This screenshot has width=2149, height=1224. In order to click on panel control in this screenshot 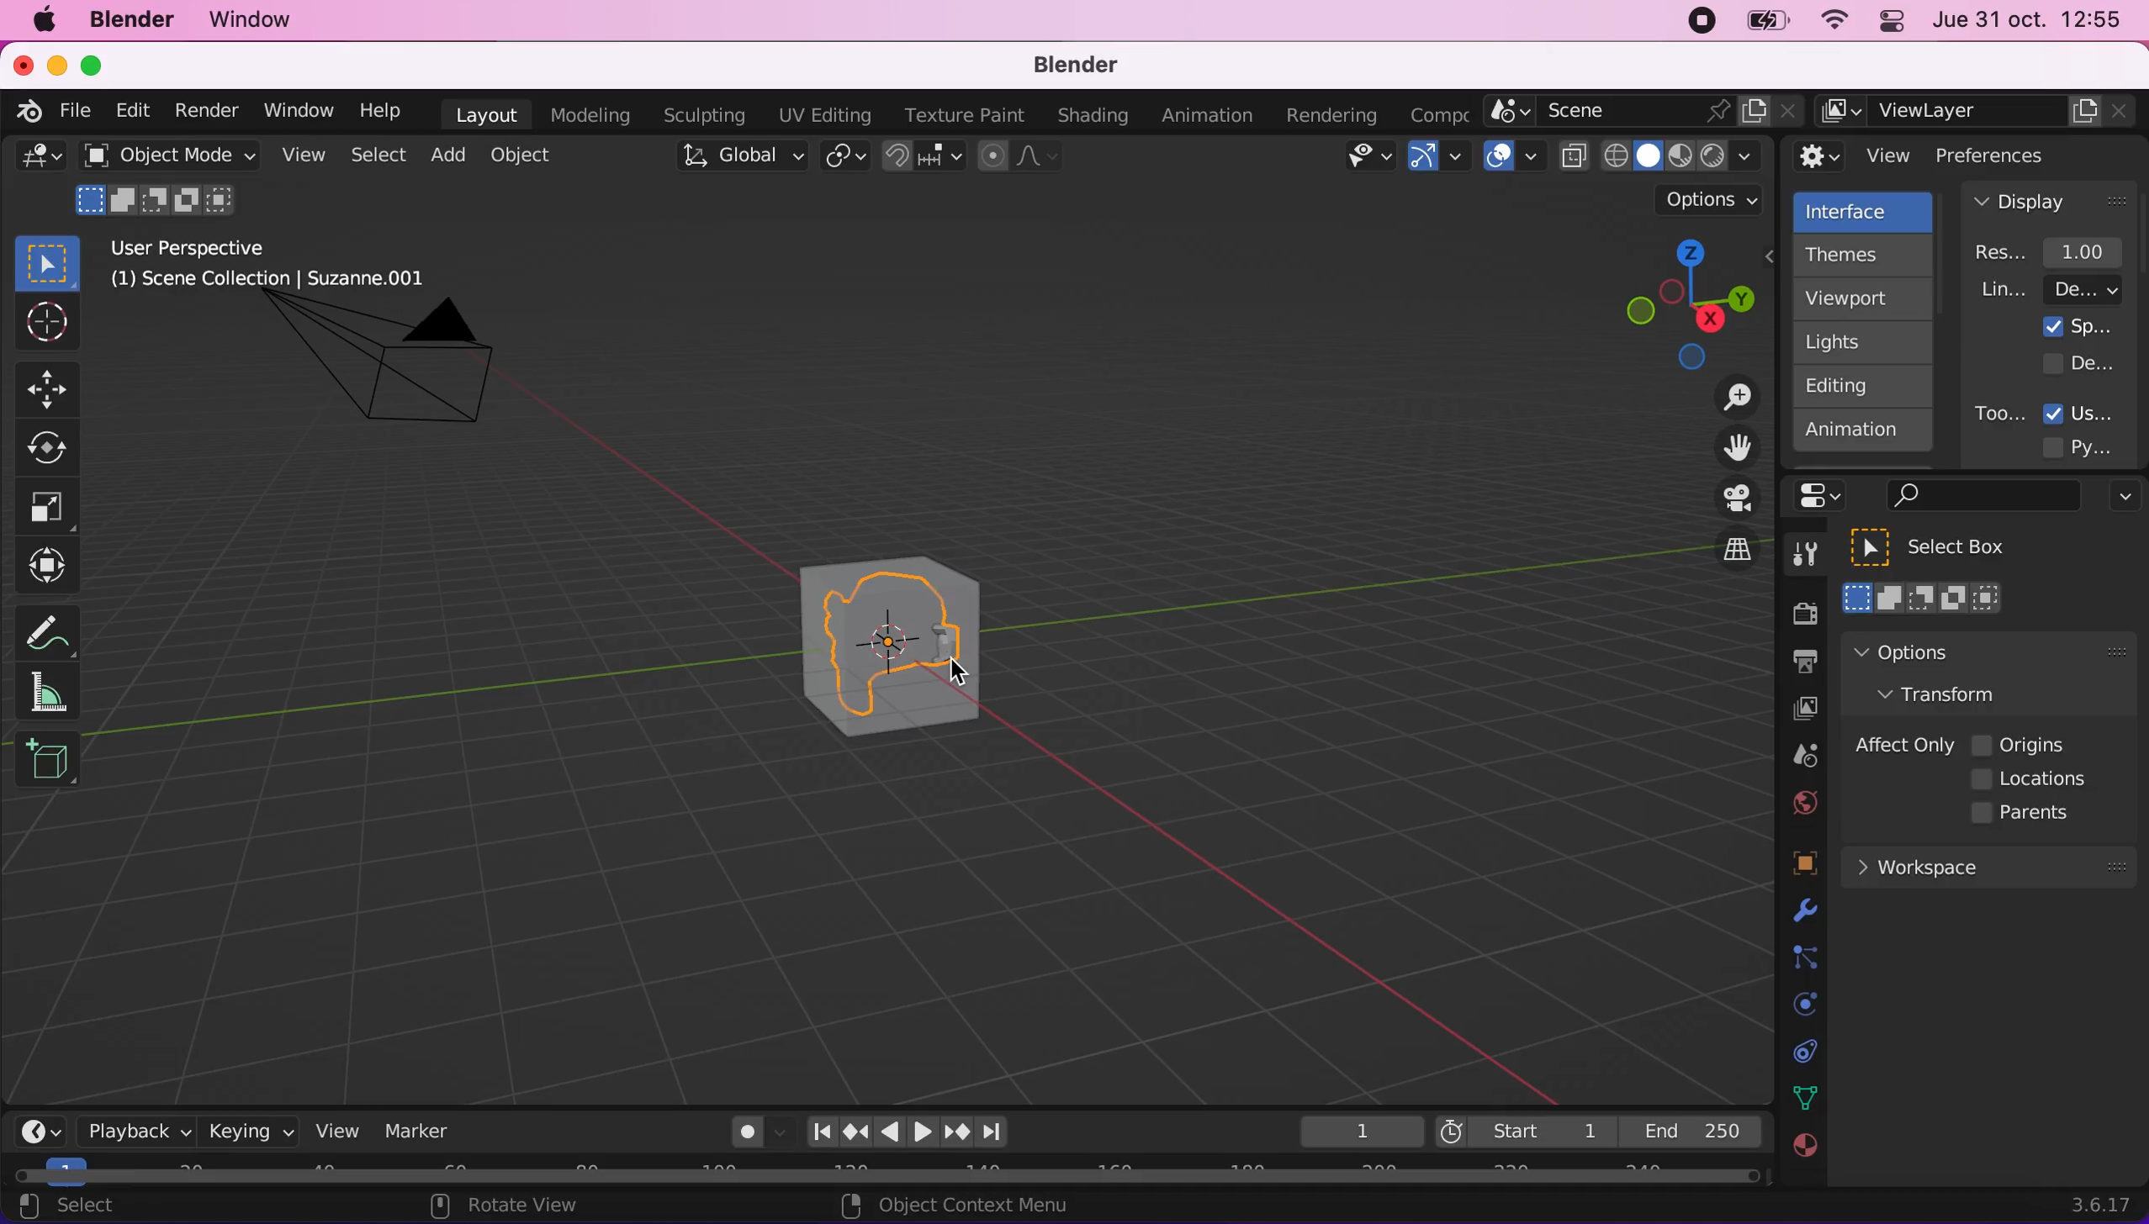, I will do `click(1825, 496)`.